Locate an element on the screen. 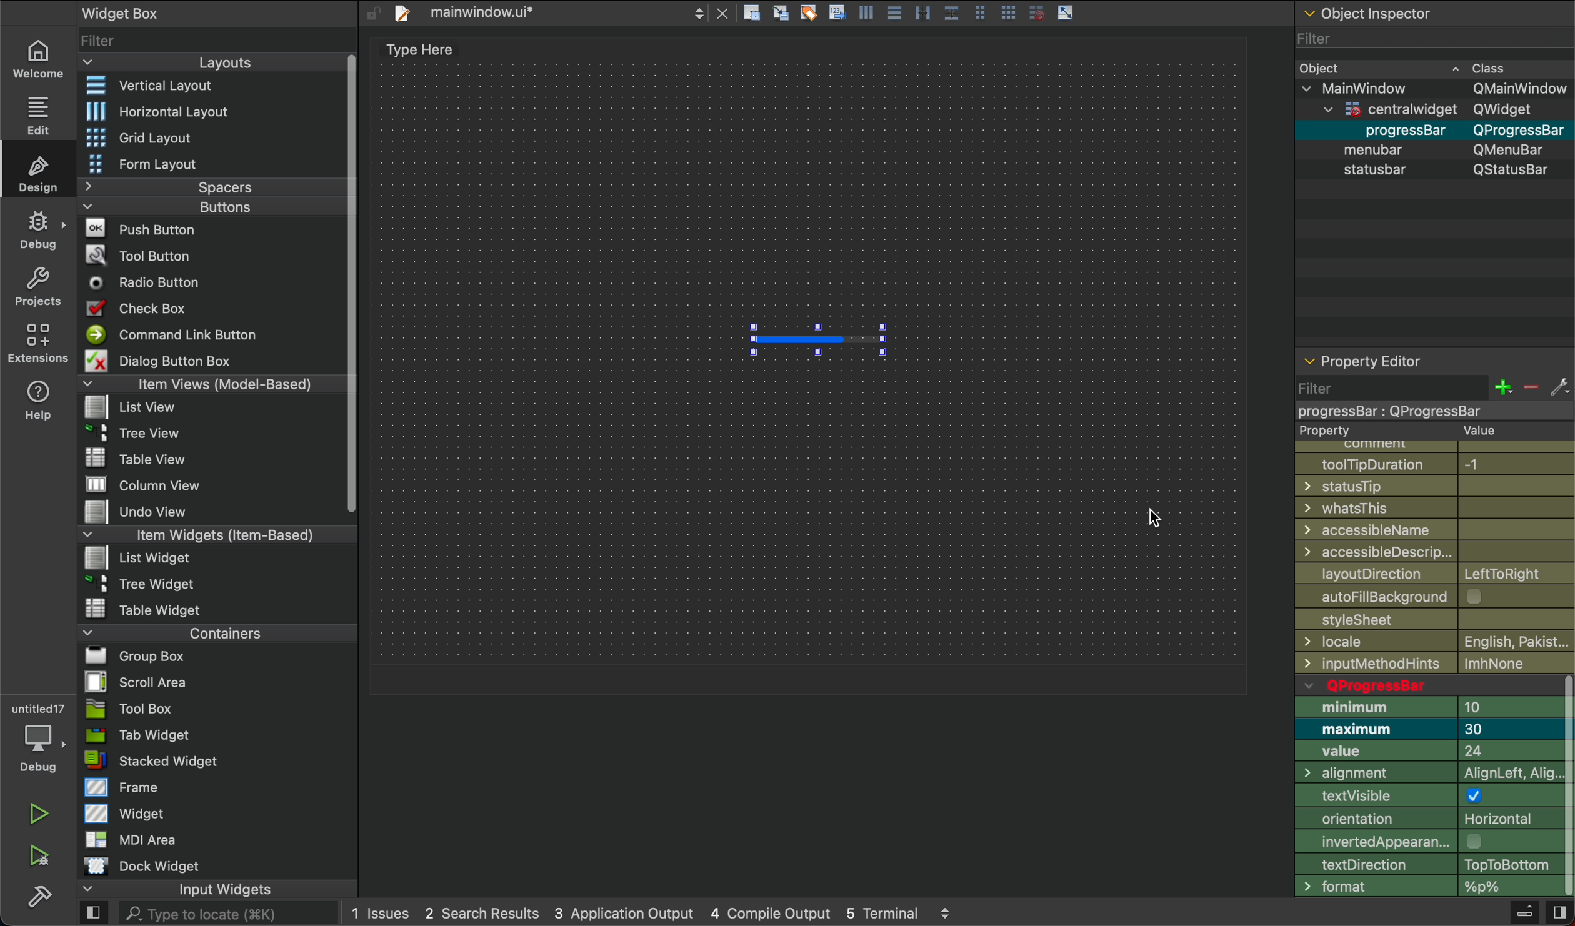 The image size is (1575, 926). Maximum  is located at coordinates (1376, 731).